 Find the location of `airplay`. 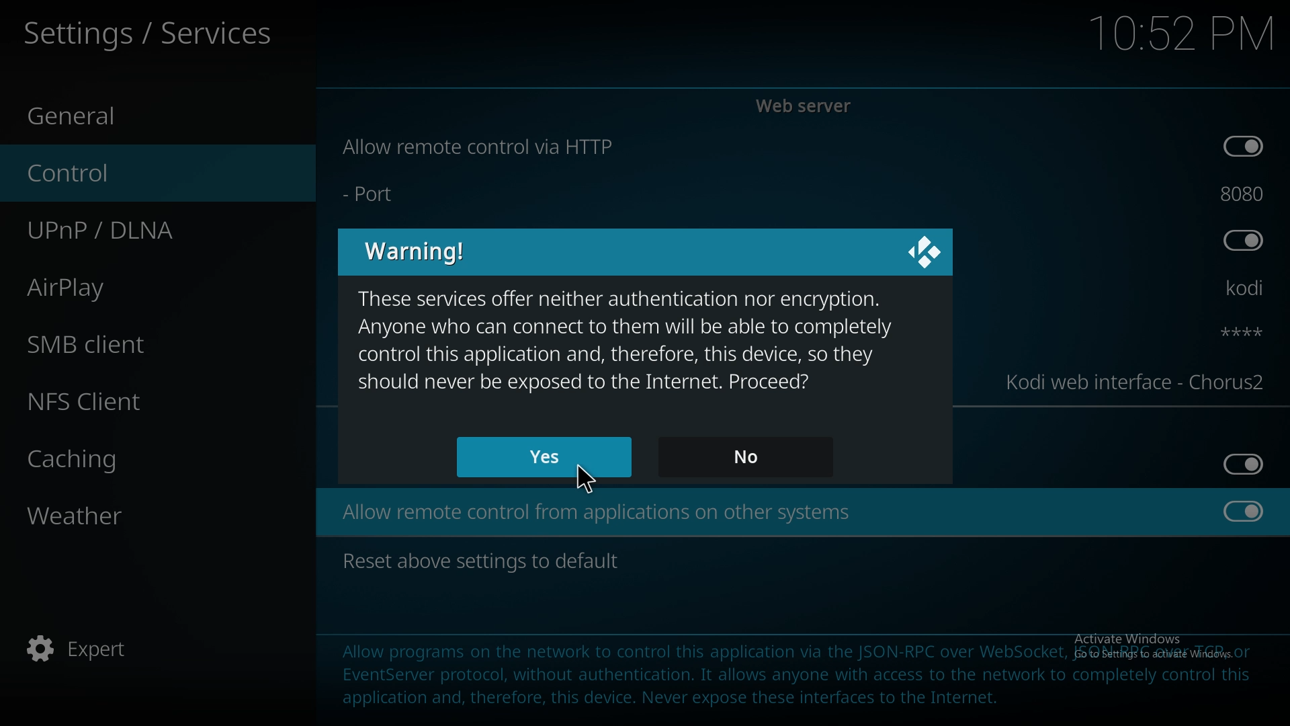

airplay is located at coordinates (136, 285).